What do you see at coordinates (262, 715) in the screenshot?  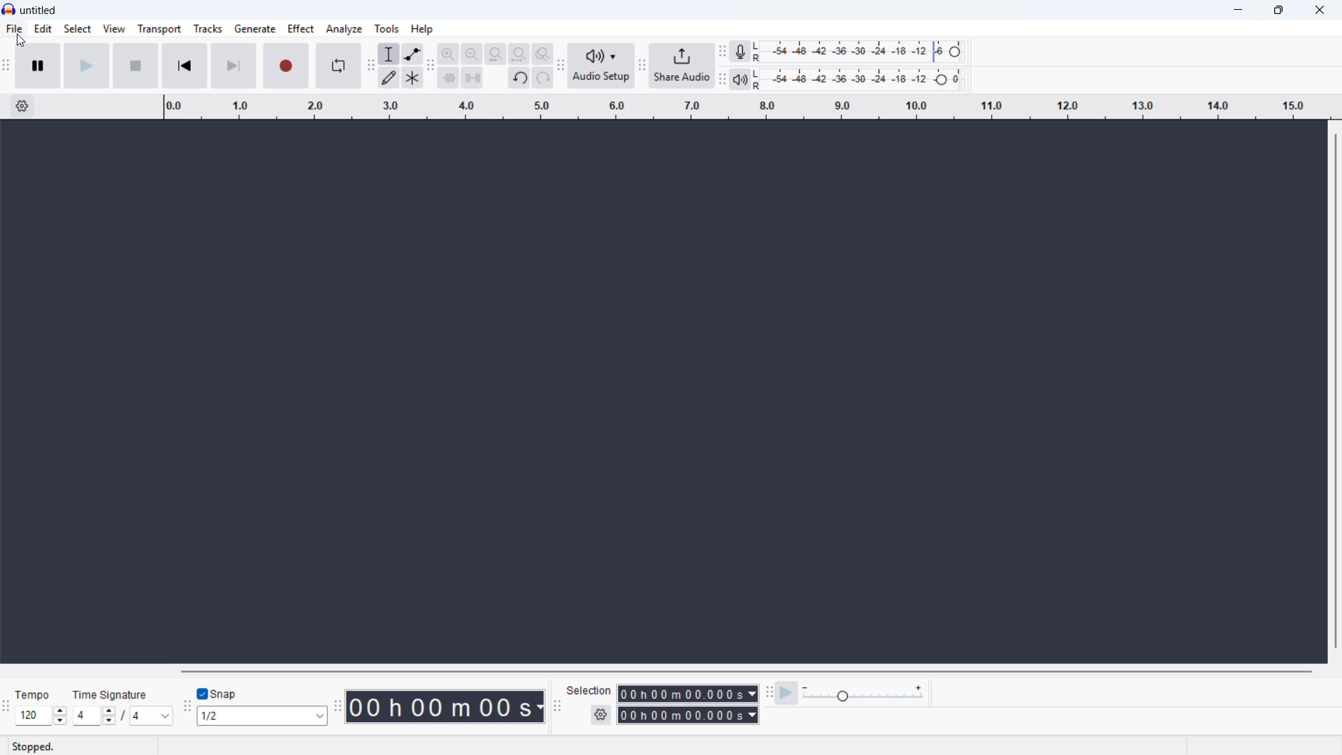 I see `Set snapping ` at bounding box center [262, 715].